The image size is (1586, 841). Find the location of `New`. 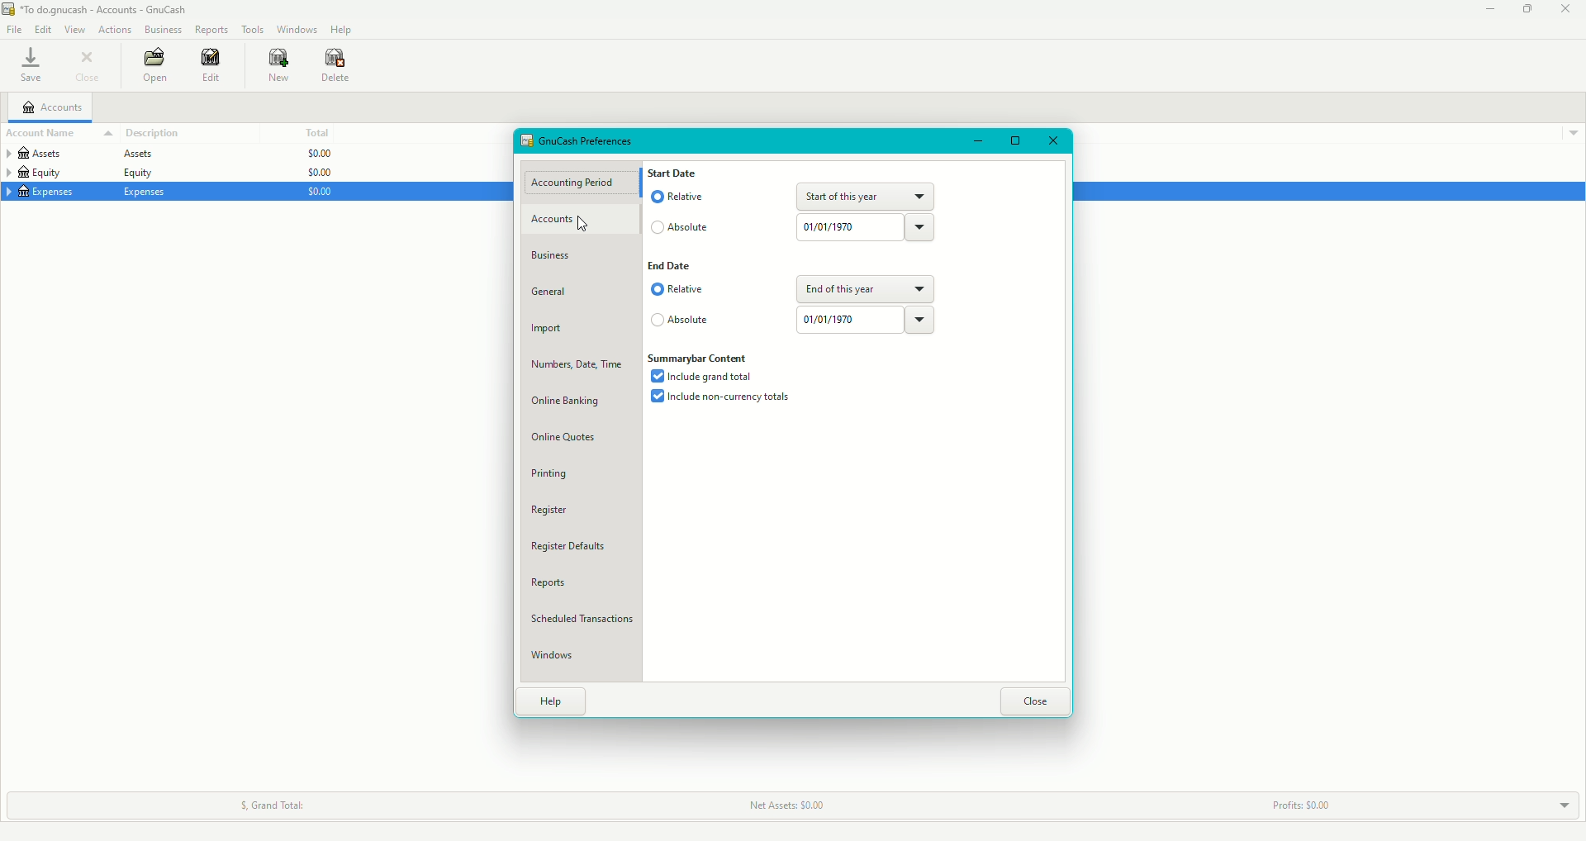

New is located at coordinates (280, 65).